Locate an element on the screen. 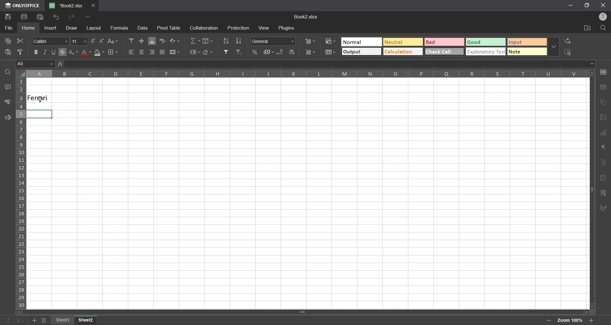 This screenshot has width=611, height=325. fields is located at coordinates (209, 42).